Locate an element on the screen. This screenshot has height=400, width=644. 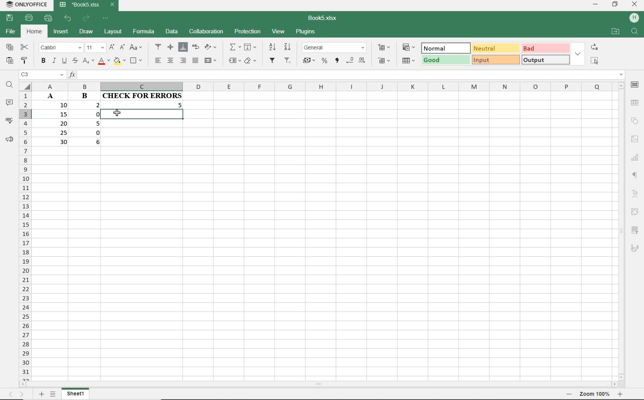
MERGE & CENTER is located at coordinates (211, 61).